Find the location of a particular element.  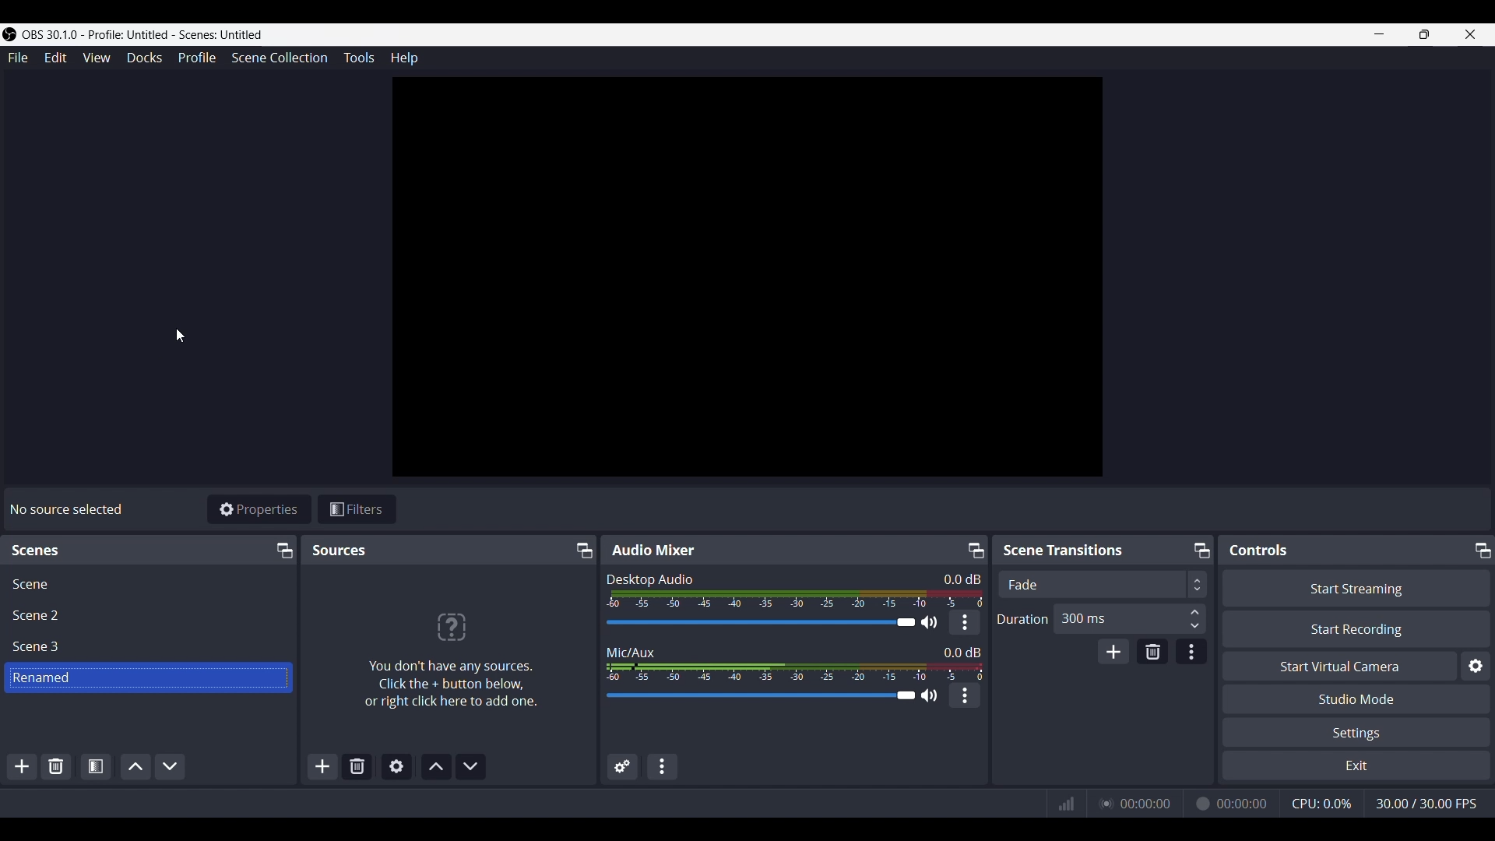

View is located at coordinates (96, 58).